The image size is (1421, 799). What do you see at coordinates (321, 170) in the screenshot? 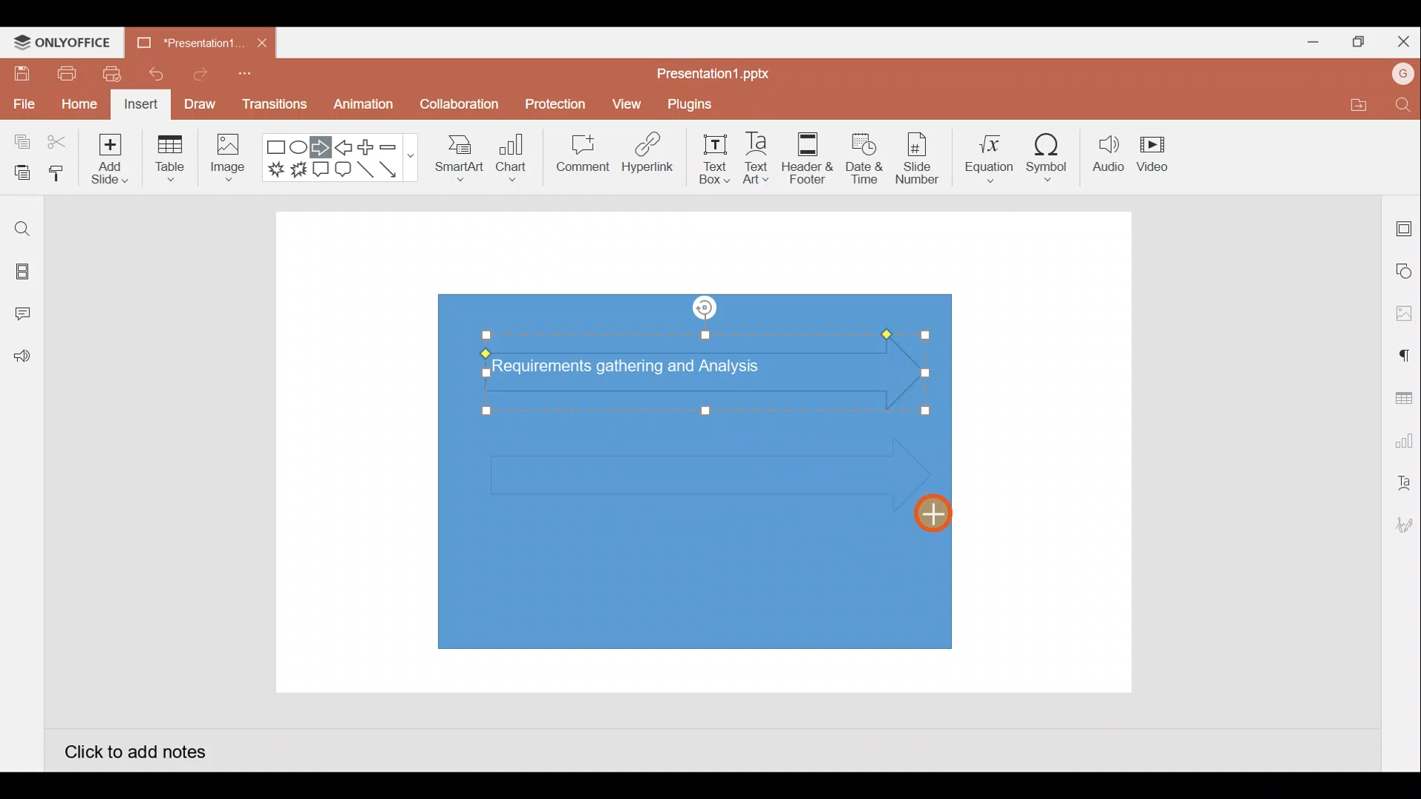
I see `Rectangular callout` at bounding box center [321, 170].